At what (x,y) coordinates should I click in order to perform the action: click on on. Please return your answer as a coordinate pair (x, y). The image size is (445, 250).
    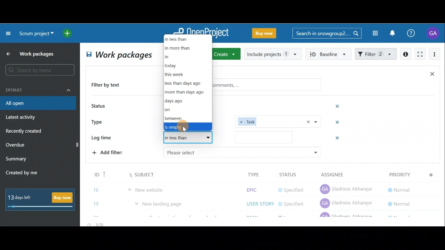
    Looking at the image, I should click on (174, 109).